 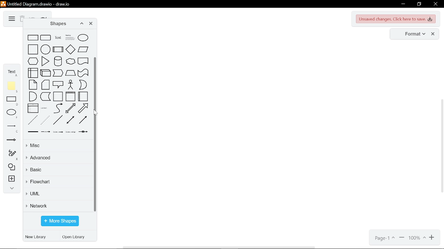 I want to click on close, so click(x=433, y=34).